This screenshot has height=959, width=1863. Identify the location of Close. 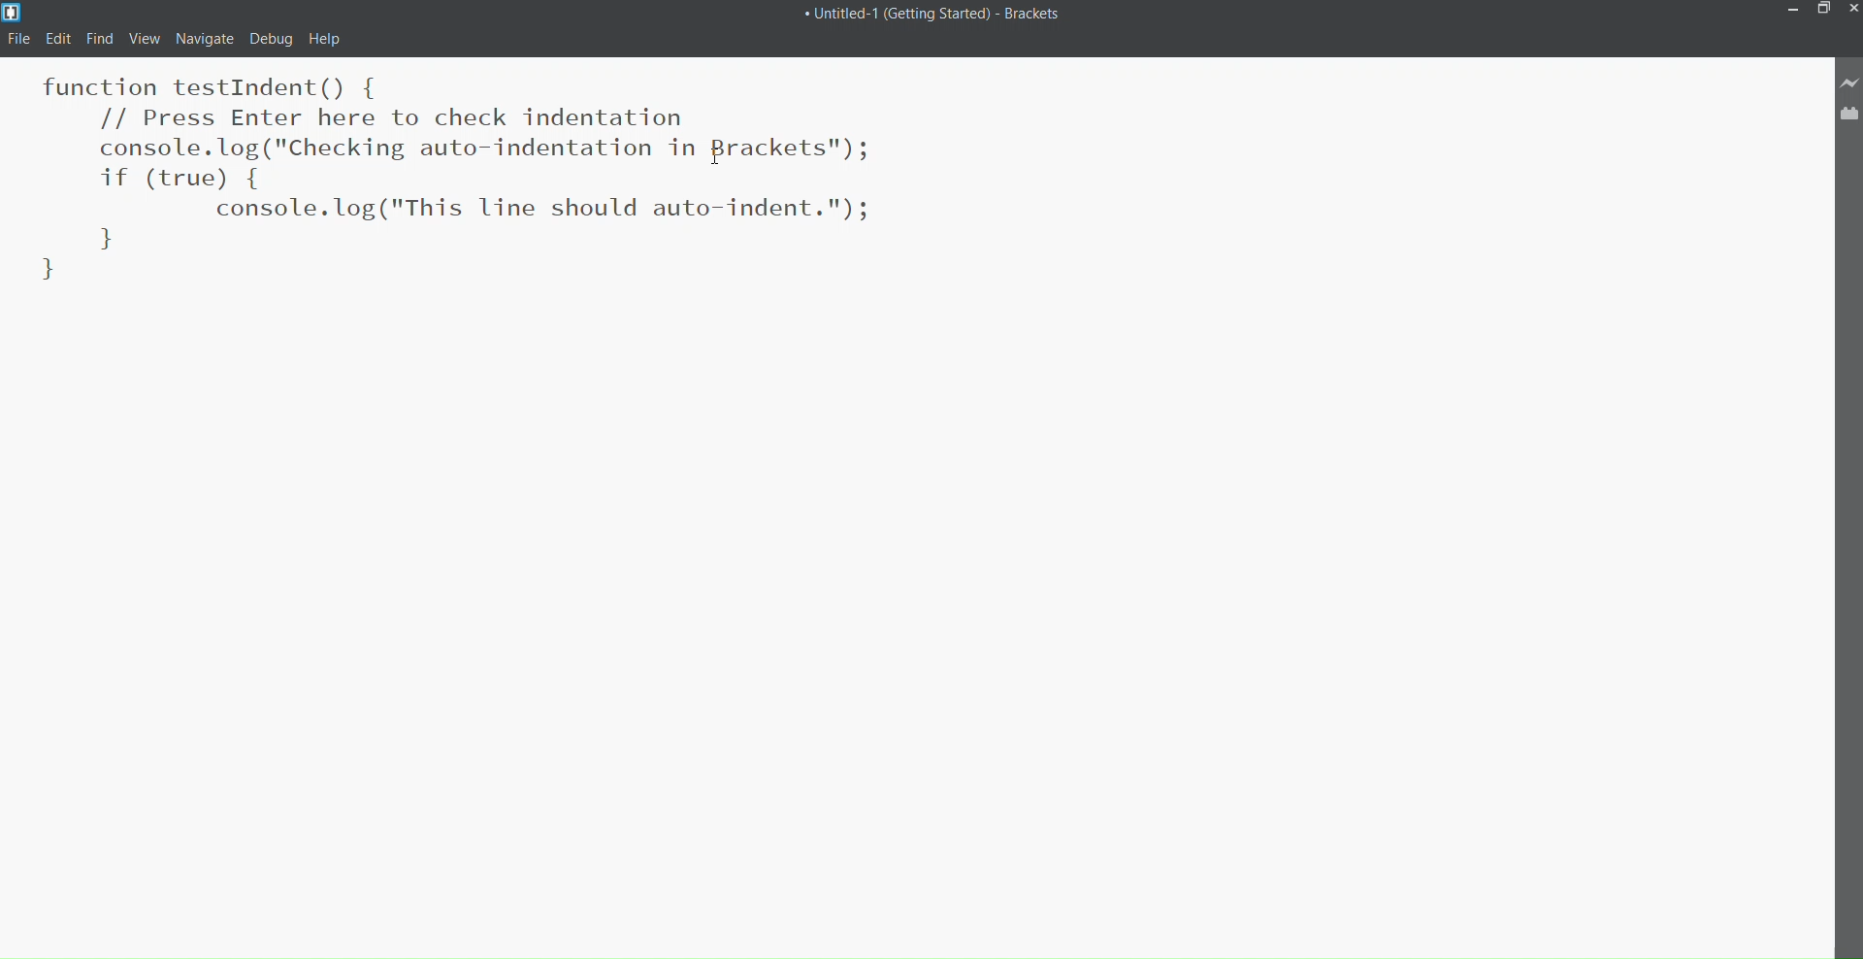
(1855, 9).